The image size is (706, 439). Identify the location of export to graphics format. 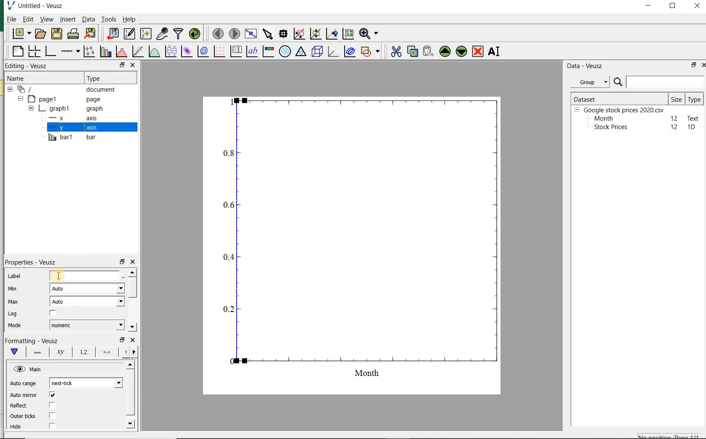
(90, 34).